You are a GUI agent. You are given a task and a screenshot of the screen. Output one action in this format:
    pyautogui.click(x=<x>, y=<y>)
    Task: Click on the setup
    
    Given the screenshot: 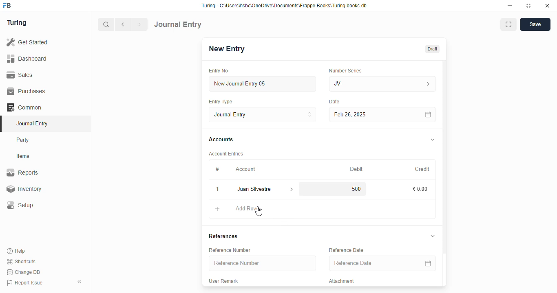 What is the action you would take?
    pyautogui.click(x=21, y=206)
    